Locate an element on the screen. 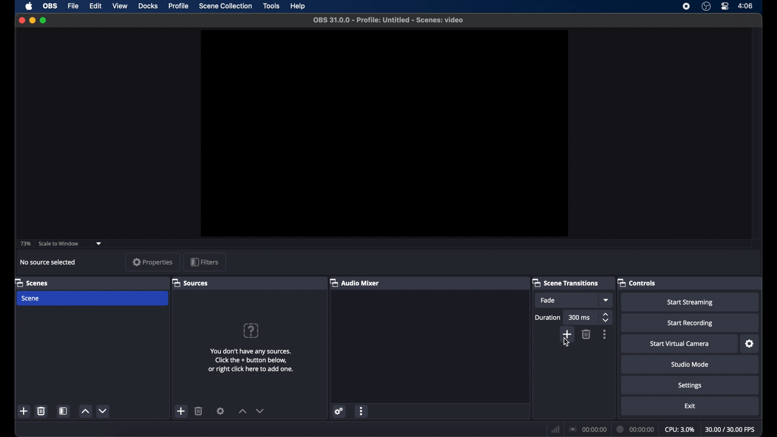 This screenshot has width=777, height=437. sources is located at coordinates (191, 283).